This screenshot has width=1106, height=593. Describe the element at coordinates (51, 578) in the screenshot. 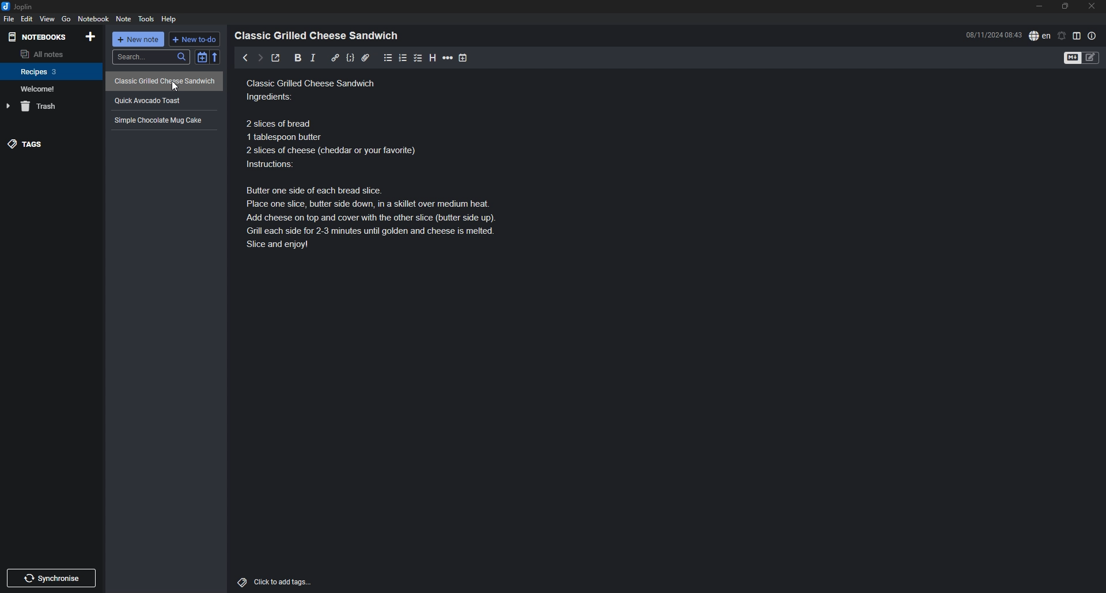

I see `sync` at that location.